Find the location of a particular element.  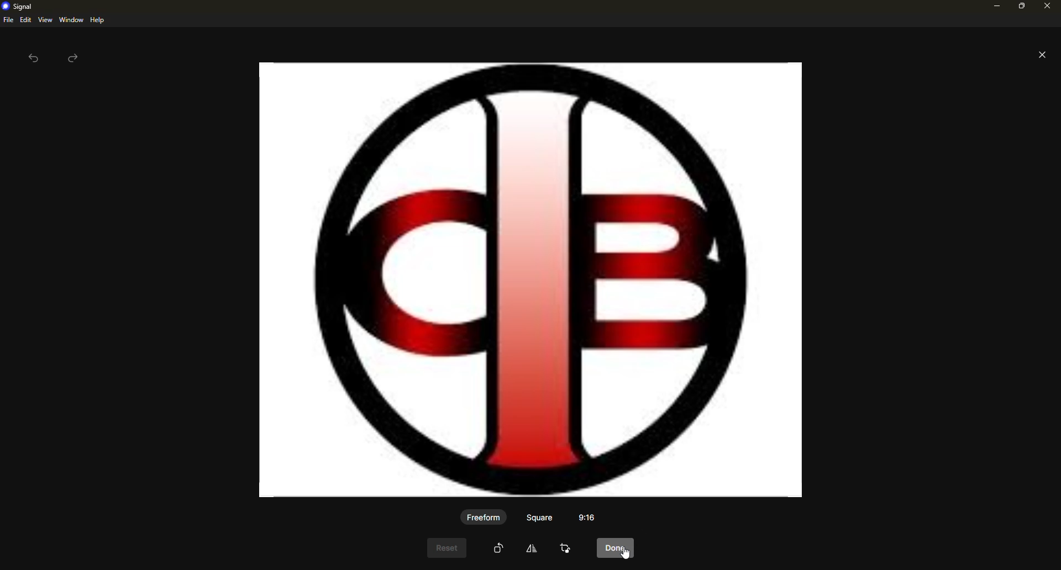

help is located at coordinates (97, 20).